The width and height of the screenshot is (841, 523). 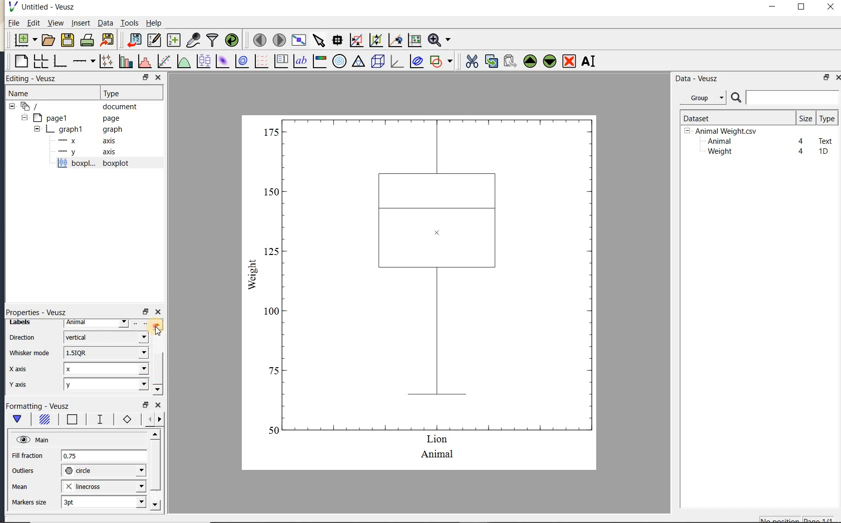 What do you see at coordinates (241, 61) in the screenshot?
I see `plot a 2d dataset as contours` at bounding box center [241, 61].